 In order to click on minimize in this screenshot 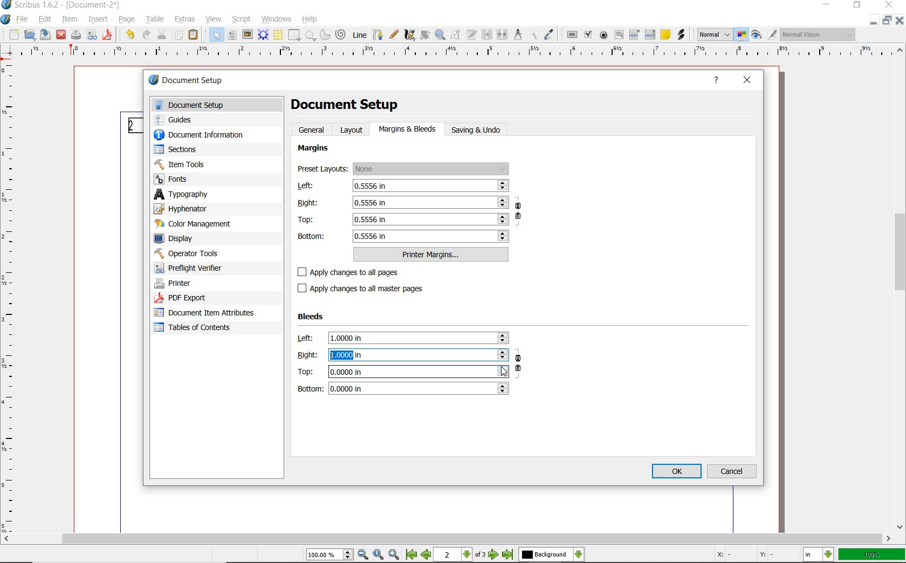, I will do `click(825, 5)`.